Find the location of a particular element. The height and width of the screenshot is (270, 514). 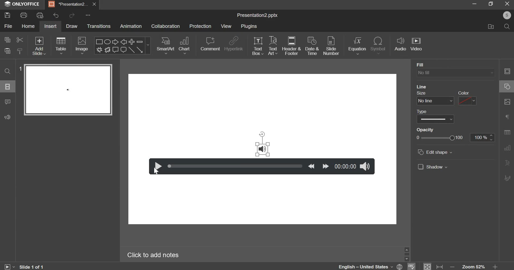

spelling is located at coordinates (411, 266).